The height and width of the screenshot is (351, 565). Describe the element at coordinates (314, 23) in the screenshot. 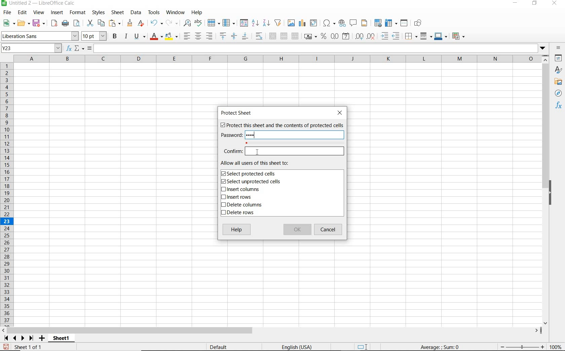

I see `INSERT OR EDIT PIVOT TABLE` at that location.